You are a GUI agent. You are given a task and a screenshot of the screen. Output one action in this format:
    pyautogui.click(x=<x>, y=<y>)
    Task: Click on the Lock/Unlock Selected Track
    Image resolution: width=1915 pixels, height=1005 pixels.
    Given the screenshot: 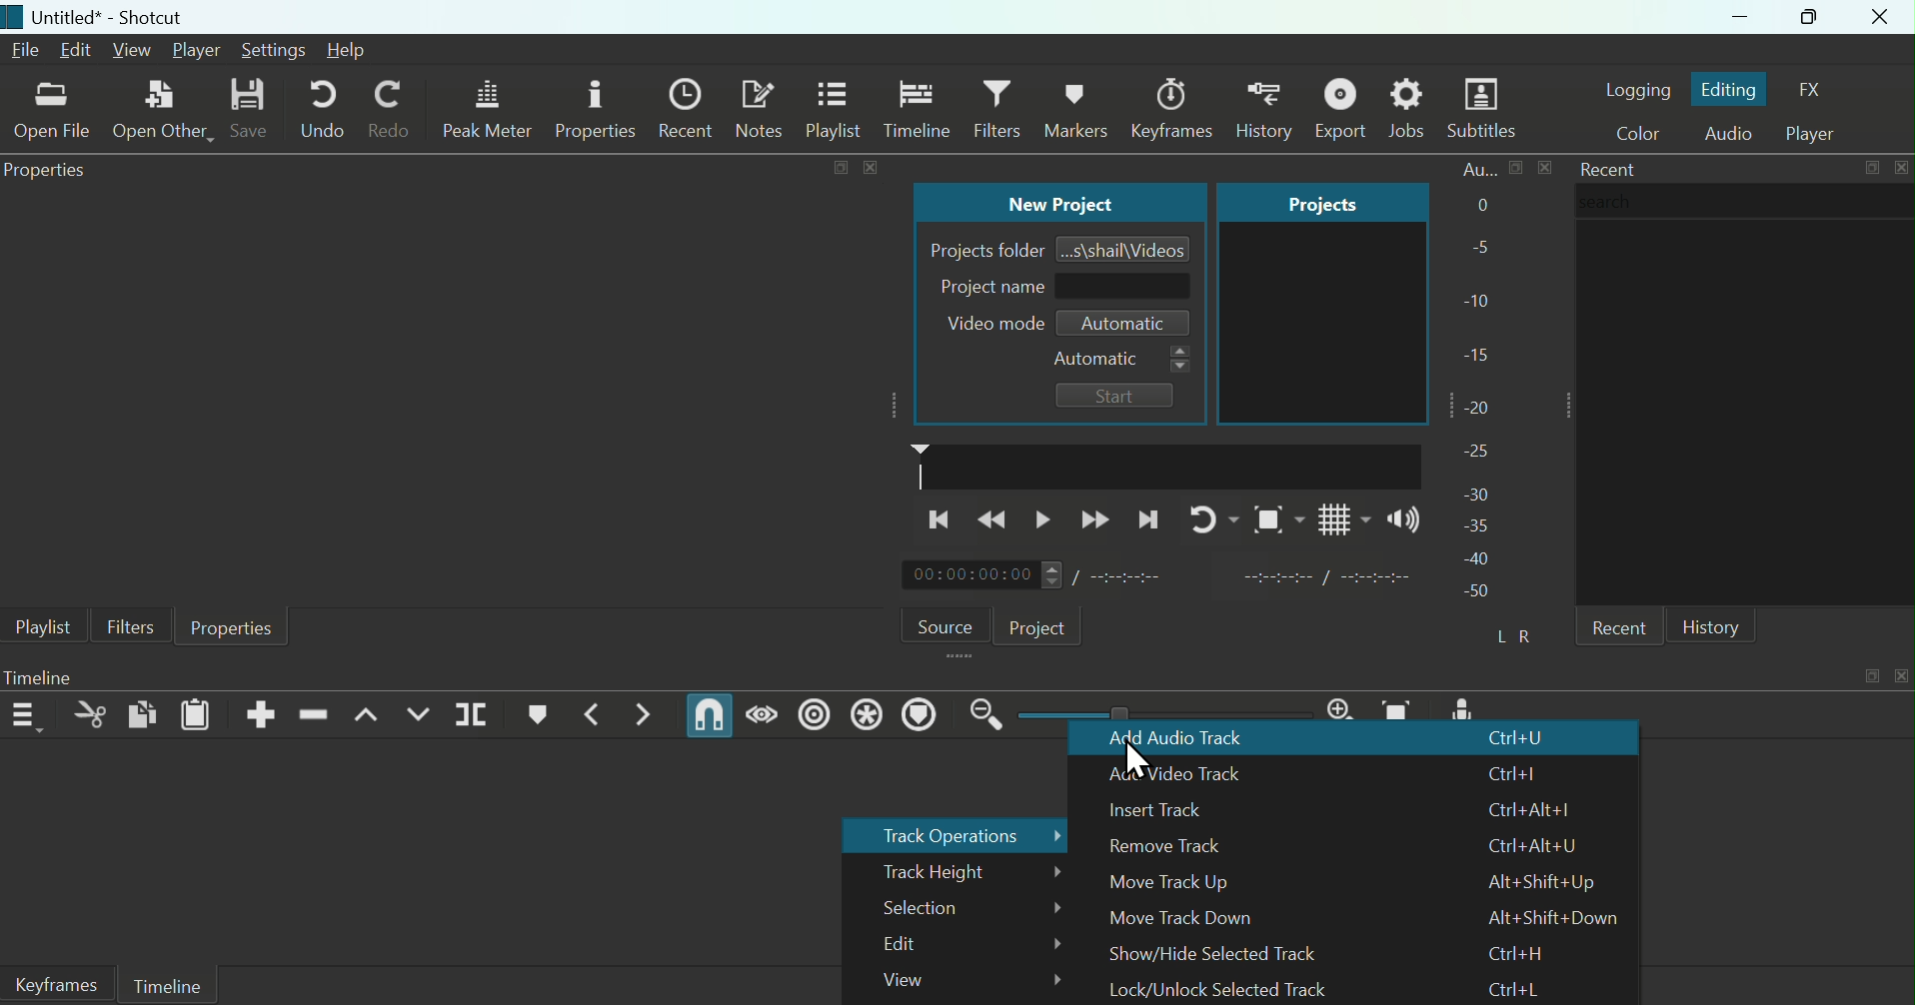 What is the action you would take?
    pyautogui.click(x=1239, y=989)
    